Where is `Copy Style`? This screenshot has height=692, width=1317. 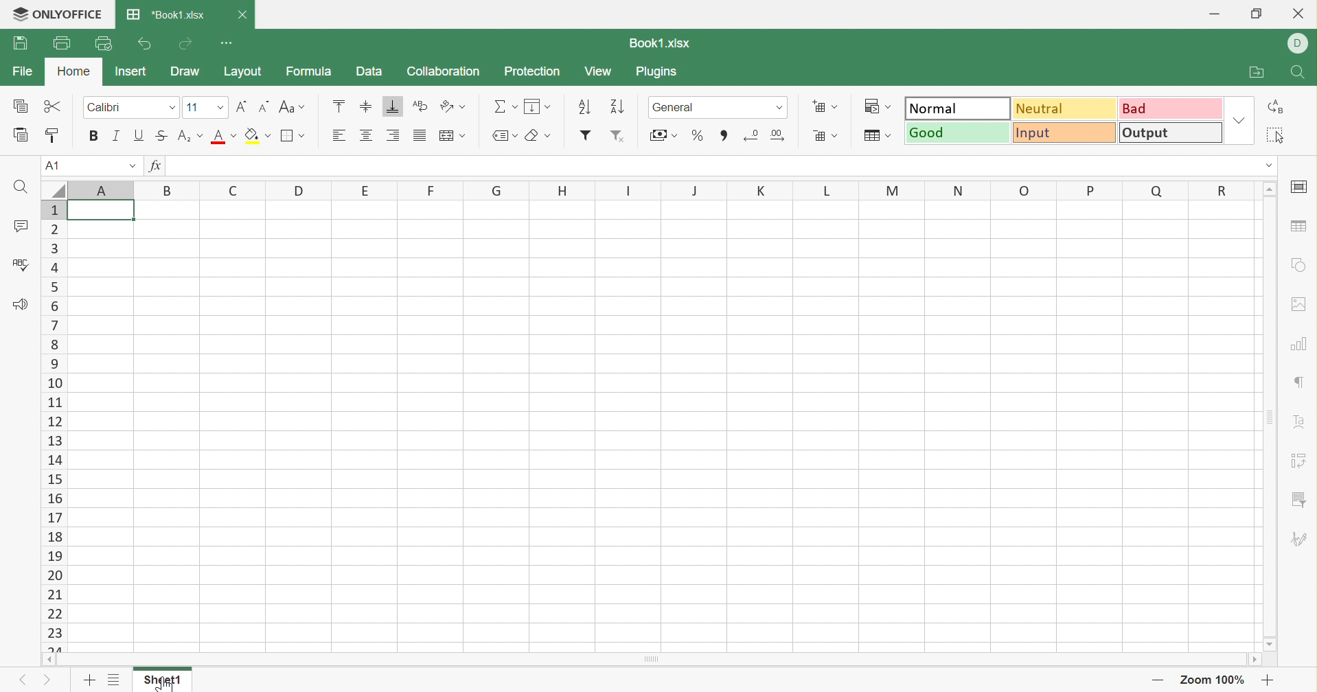 Copy Style is located at coordinates (54, 133).